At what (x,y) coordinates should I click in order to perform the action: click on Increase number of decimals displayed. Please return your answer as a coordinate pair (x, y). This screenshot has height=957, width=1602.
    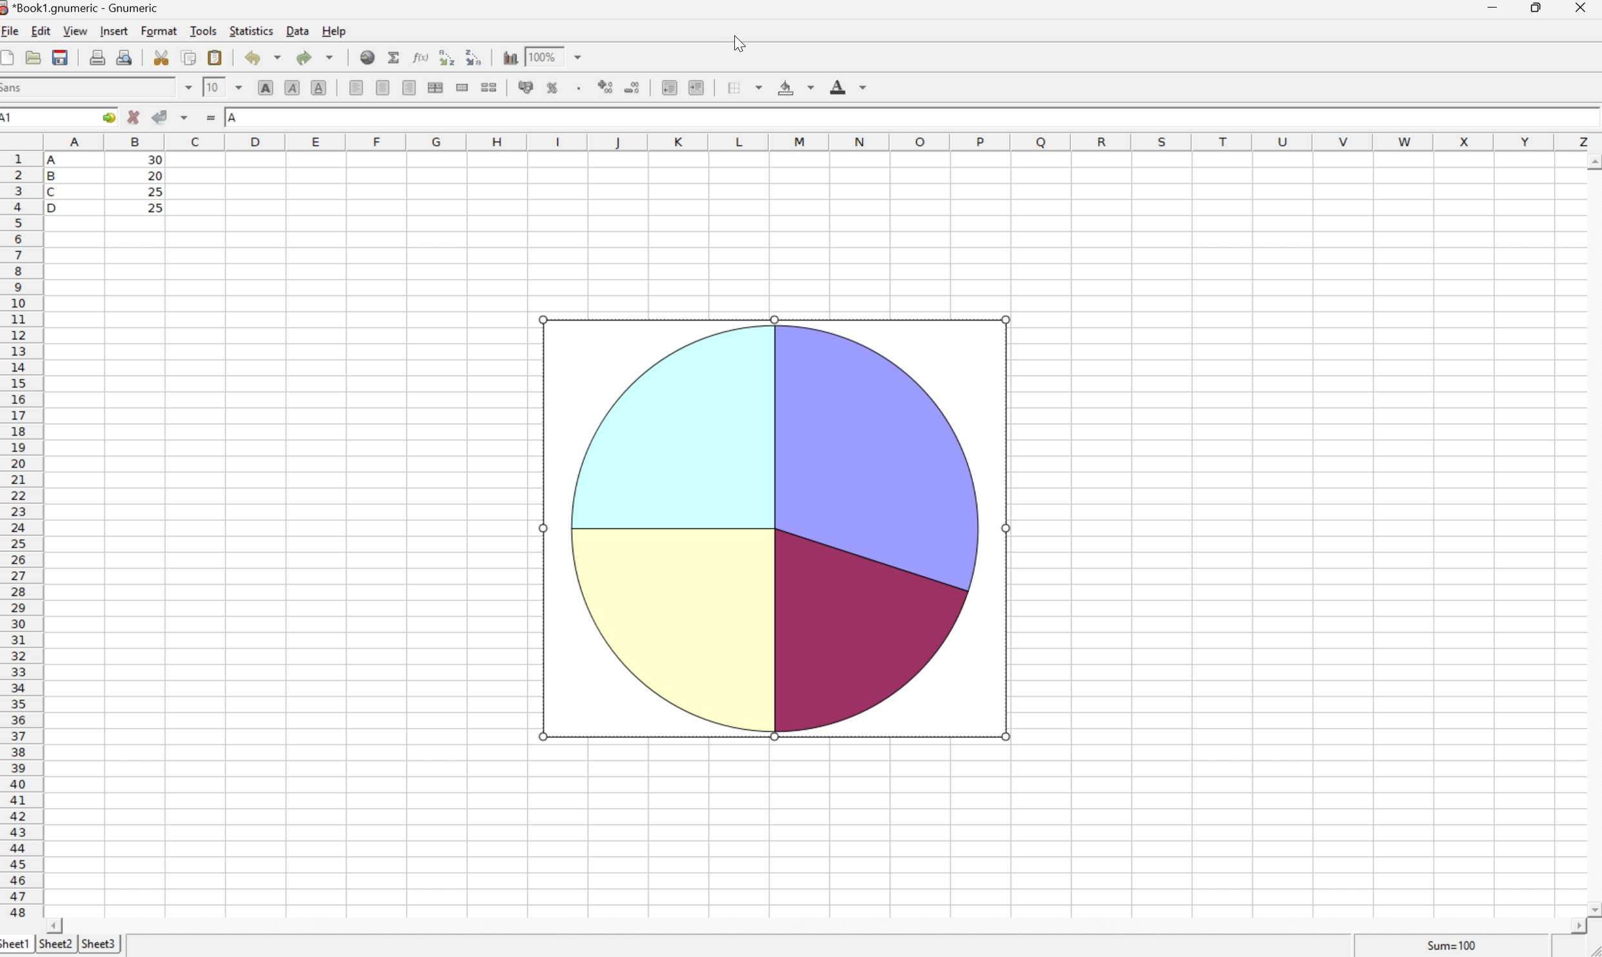
    Looking at the image, I should click on (606, 89).